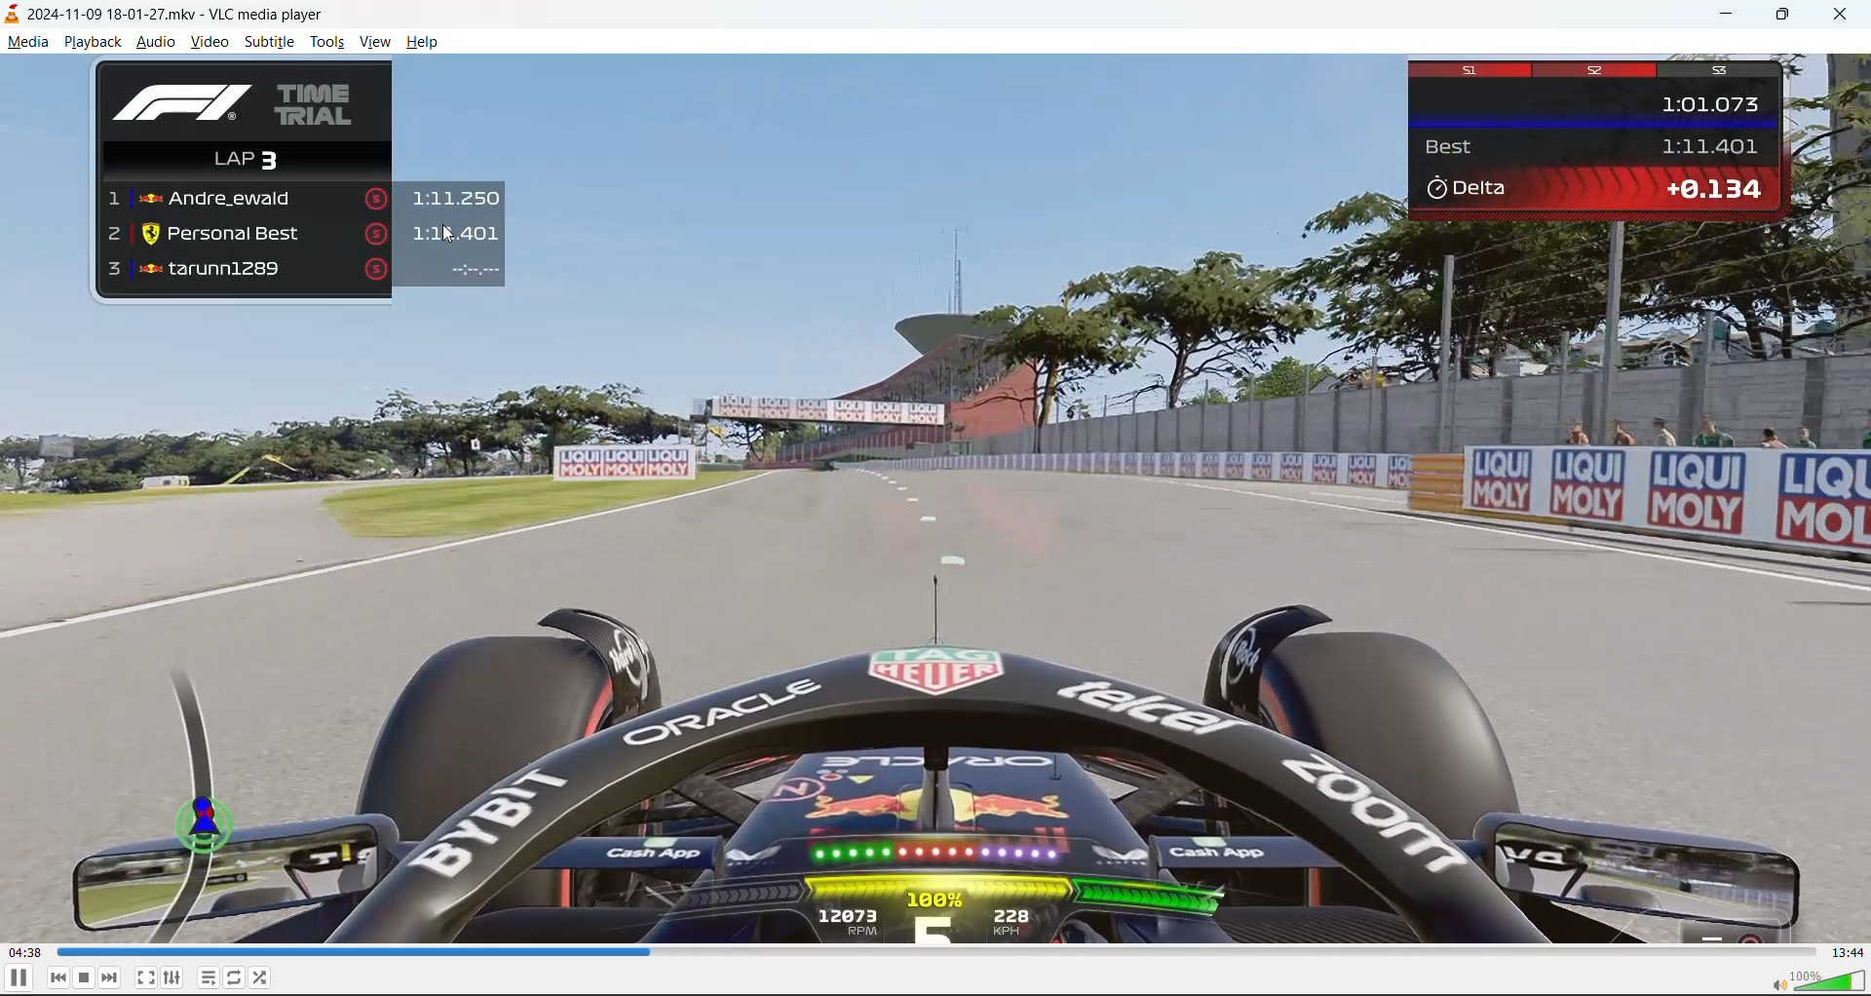 Image resolution: width=1871 pixels, height=996 pixels. What do you see at coordinates (270, 41) in the screenshot?
I see `subtitle` at bounding box center [270, 41].